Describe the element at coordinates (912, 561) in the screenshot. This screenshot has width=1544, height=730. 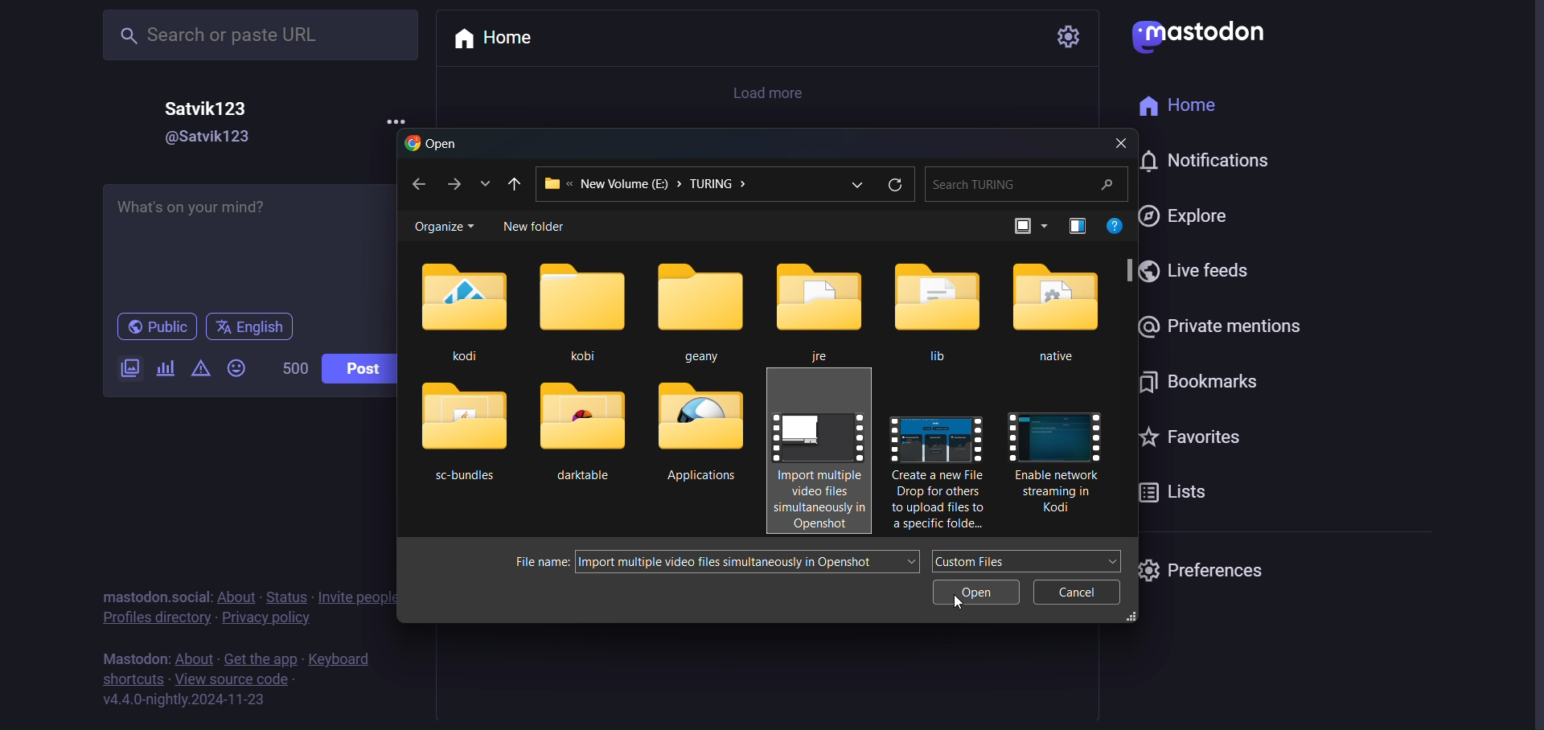
I see `dropdown` at that location.